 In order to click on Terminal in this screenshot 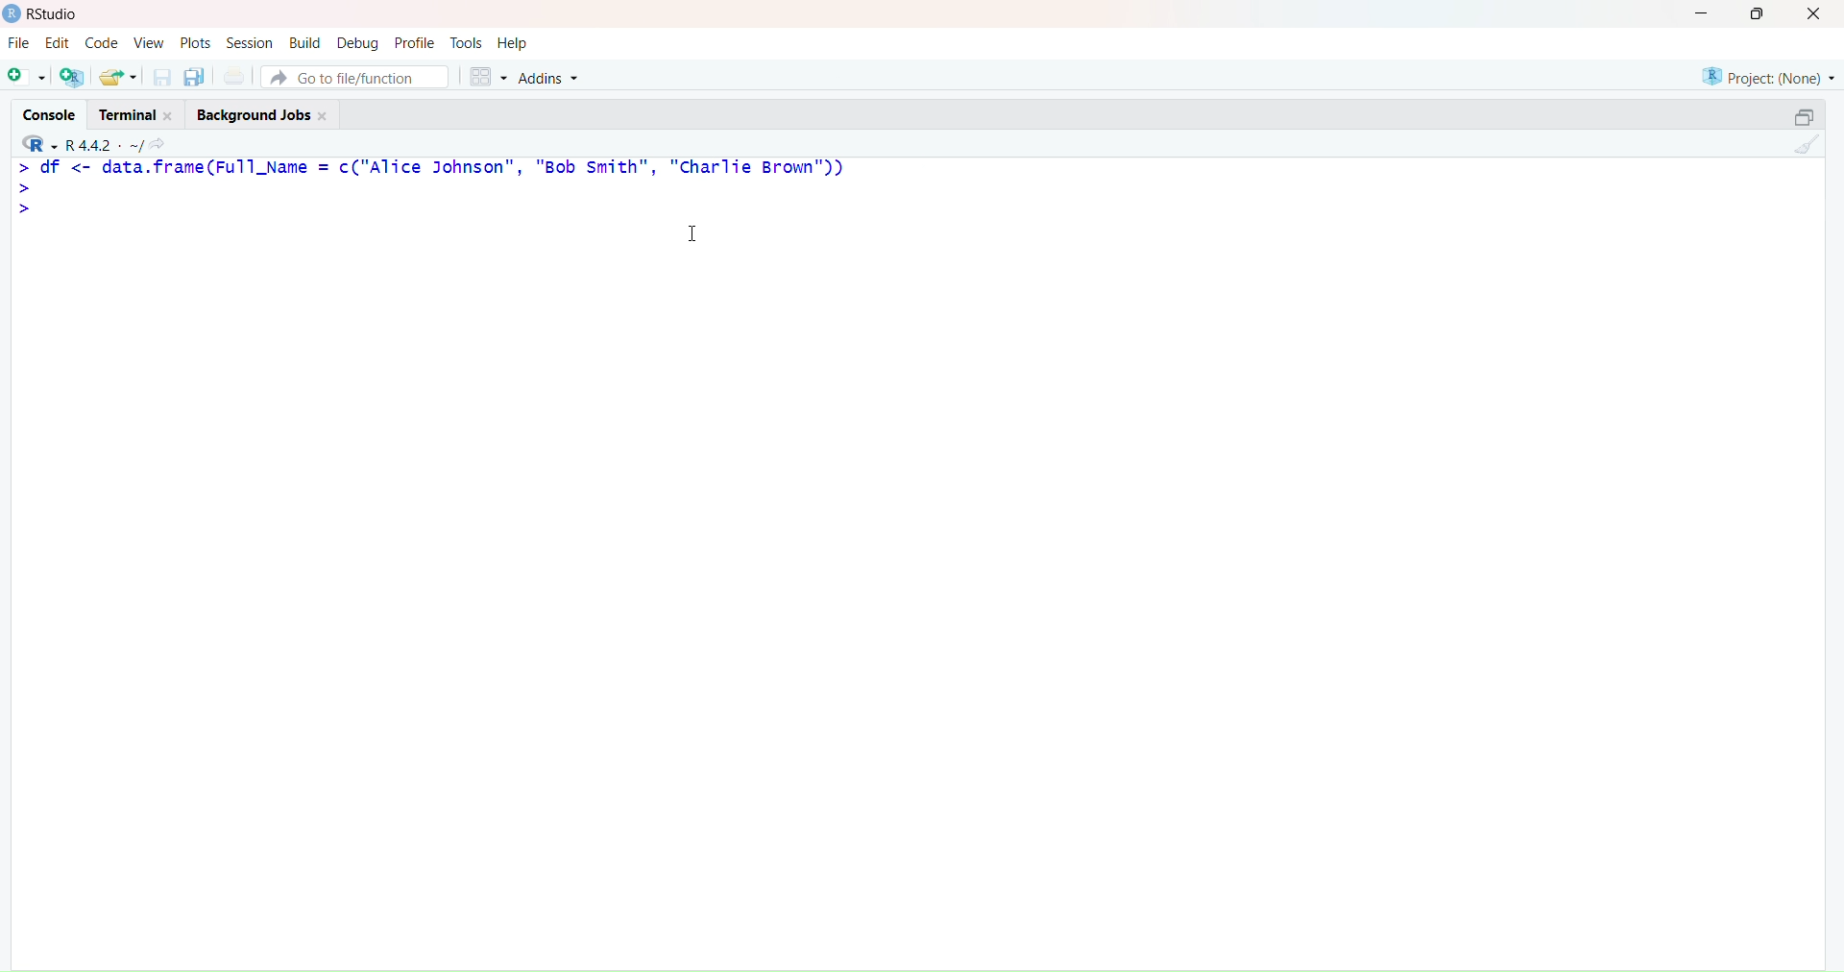, I will do `click(137, 111)`.